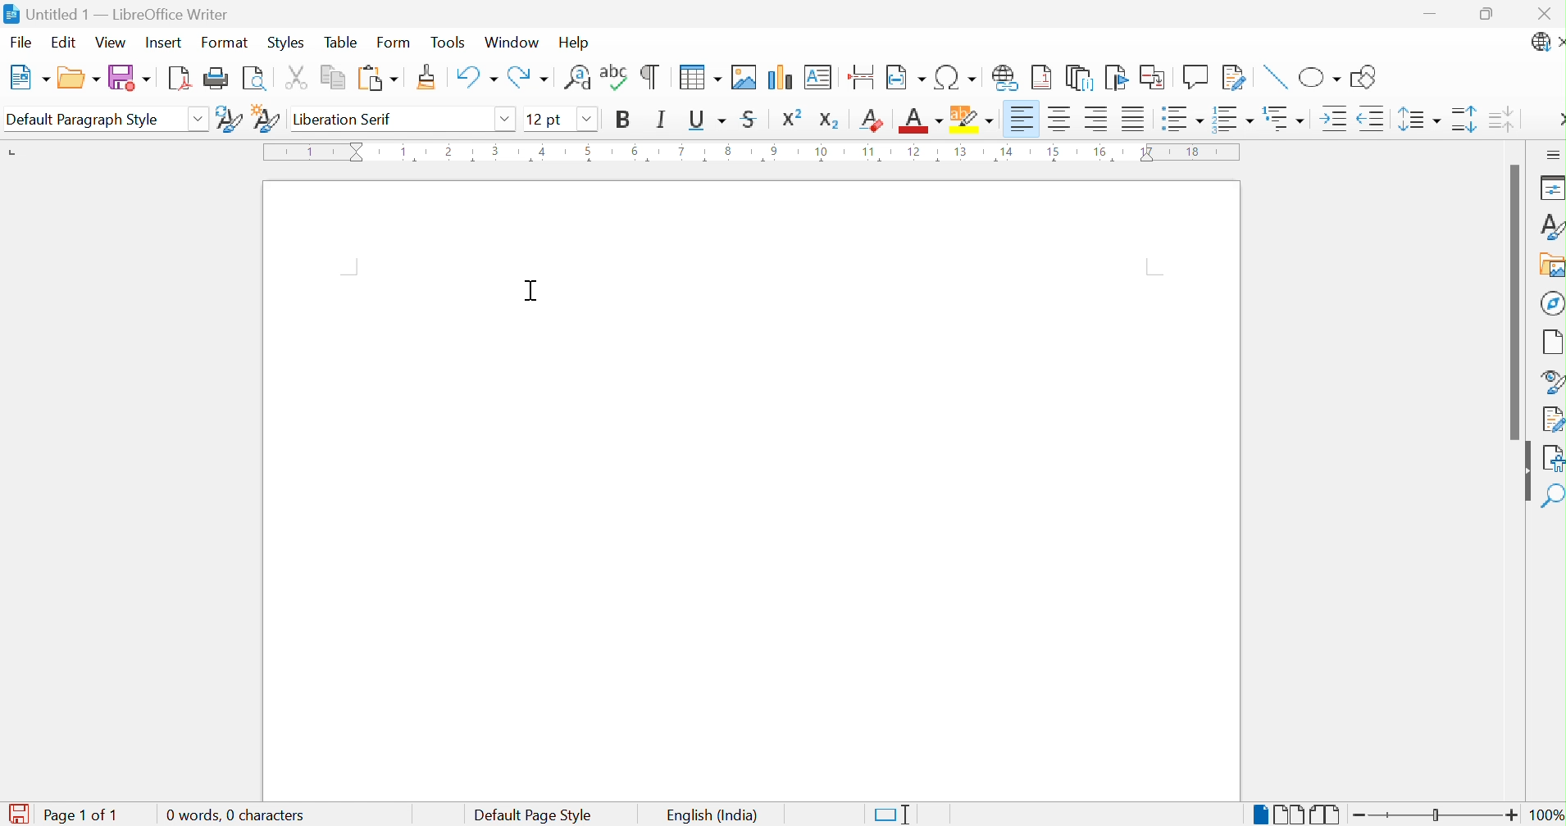 The height and width of the screenshot is (826, 1566). What do you see at coordinates (1509, 302) in the screenshot?
I see `Scroll Bar` at bounding box center [1509, 302].